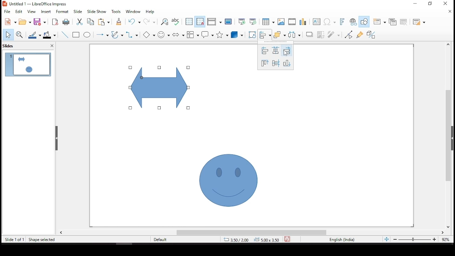 Image resolution: width=455 pixels, height=256 pixels. What do you see at coordinates (360, 34) in the screenshot?
I see `show gluepoint functions` at bounding box center [360, 34].